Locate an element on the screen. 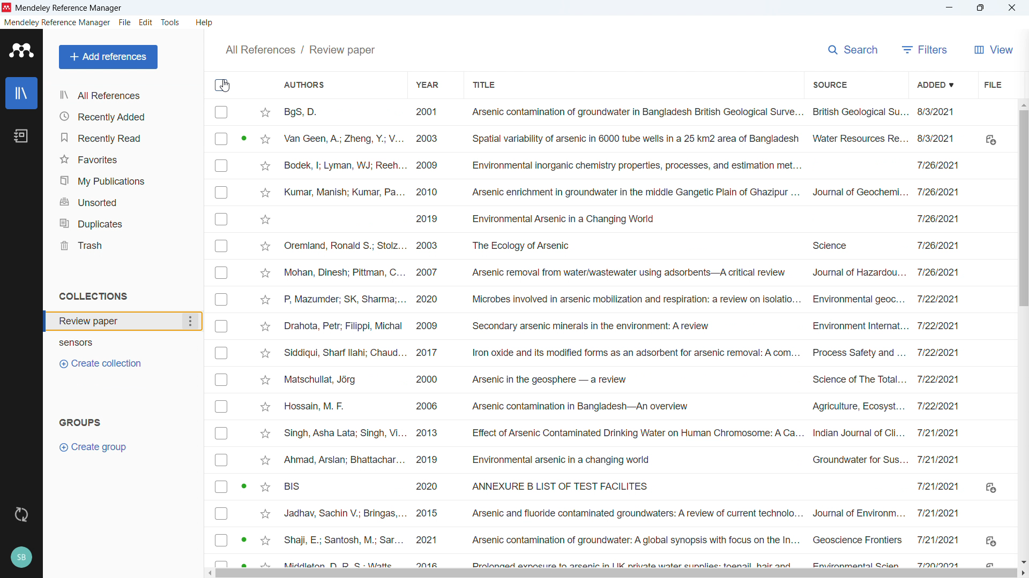 The height and width of the screenshot is (578, 1029). Select respective publication is located at coordinates (221, 379).